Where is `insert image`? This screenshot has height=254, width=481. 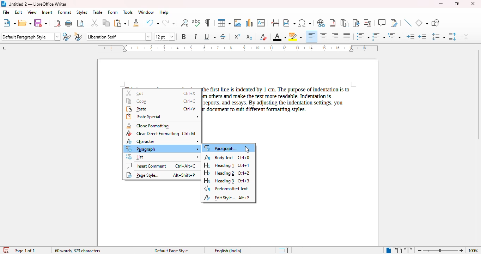 insert image is located at coordinates (238, 23).